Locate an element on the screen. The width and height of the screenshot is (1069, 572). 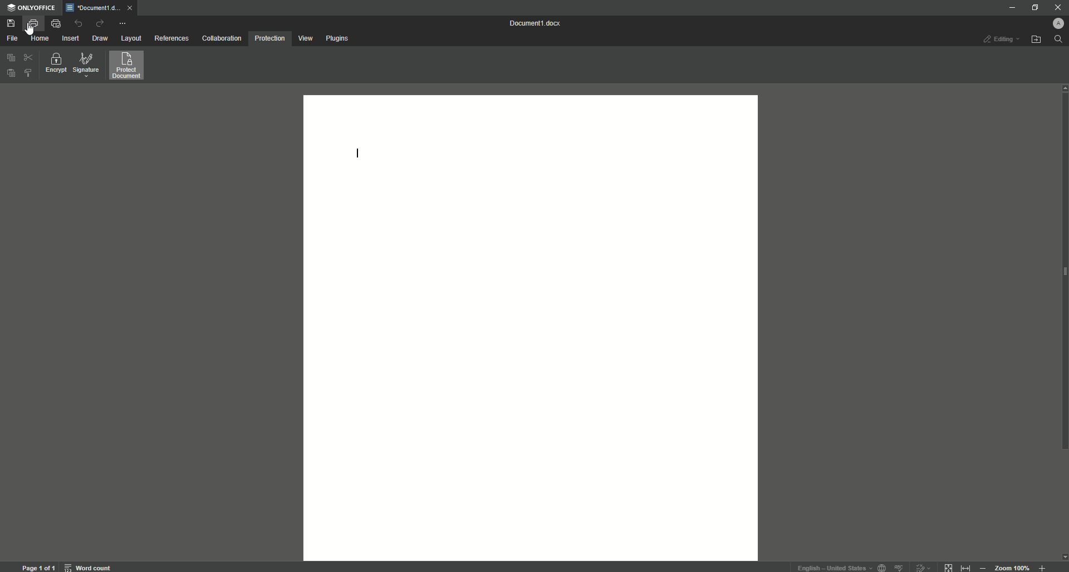
Protect Document is located at coordinates (130, 68).